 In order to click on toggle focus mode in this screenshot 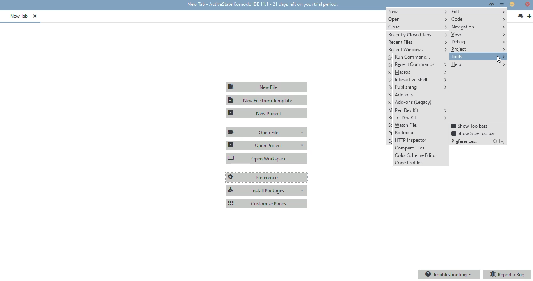, I will do `click(491, 4)`.